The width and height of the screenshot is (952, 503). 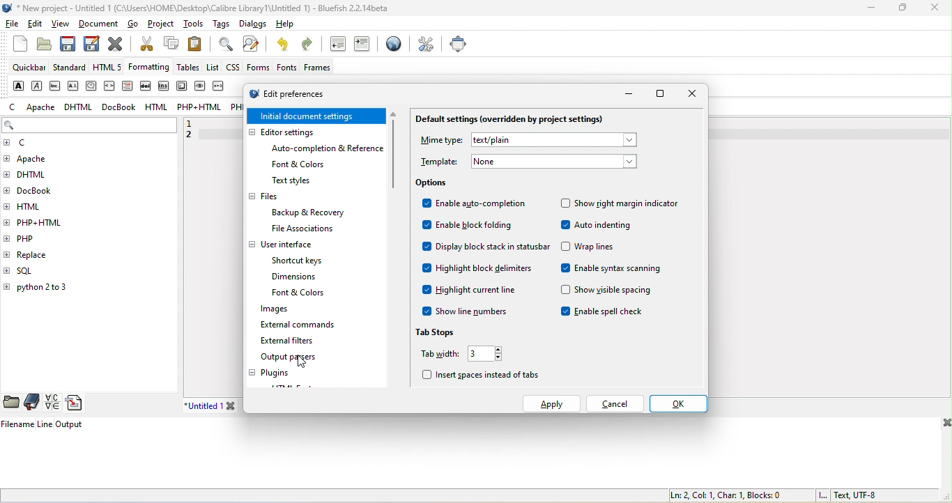 I want to click on output parsers, so click(x=301, y=358).